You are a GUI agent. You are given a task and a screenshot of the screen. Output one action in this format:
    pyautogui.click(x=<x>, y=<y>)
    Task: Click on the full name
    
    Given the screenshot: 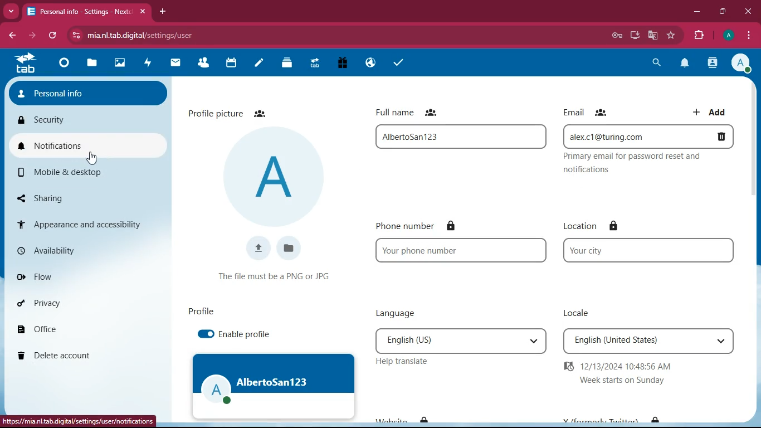 What is the action you would take?
    pyautogui.click(x=393, y=111)
    